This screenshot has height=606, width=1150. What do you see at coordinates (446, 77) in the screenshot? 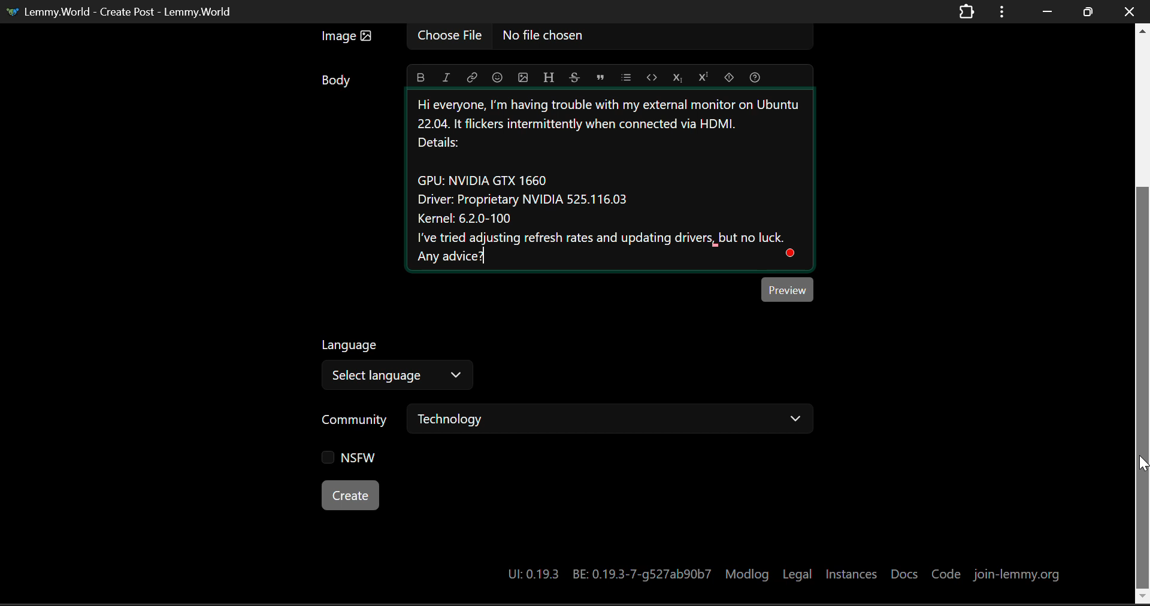
I see `Italic` at bounding box center [446, 77].